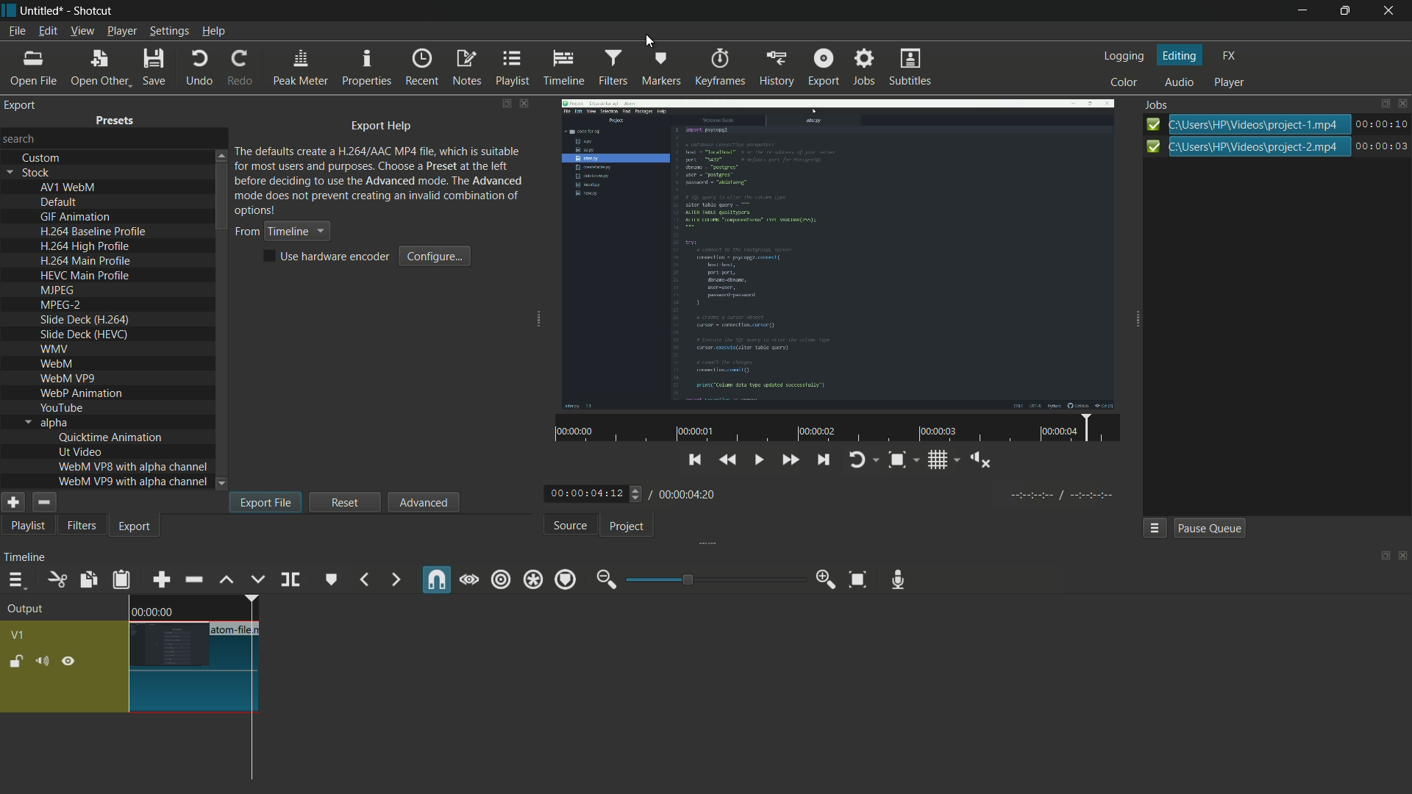 The height and width of the screenshot is (794, 1412). What do you see at coordinates (61, 407) in the screenshot?
I see `youtube` at bounding box center [61, 407].